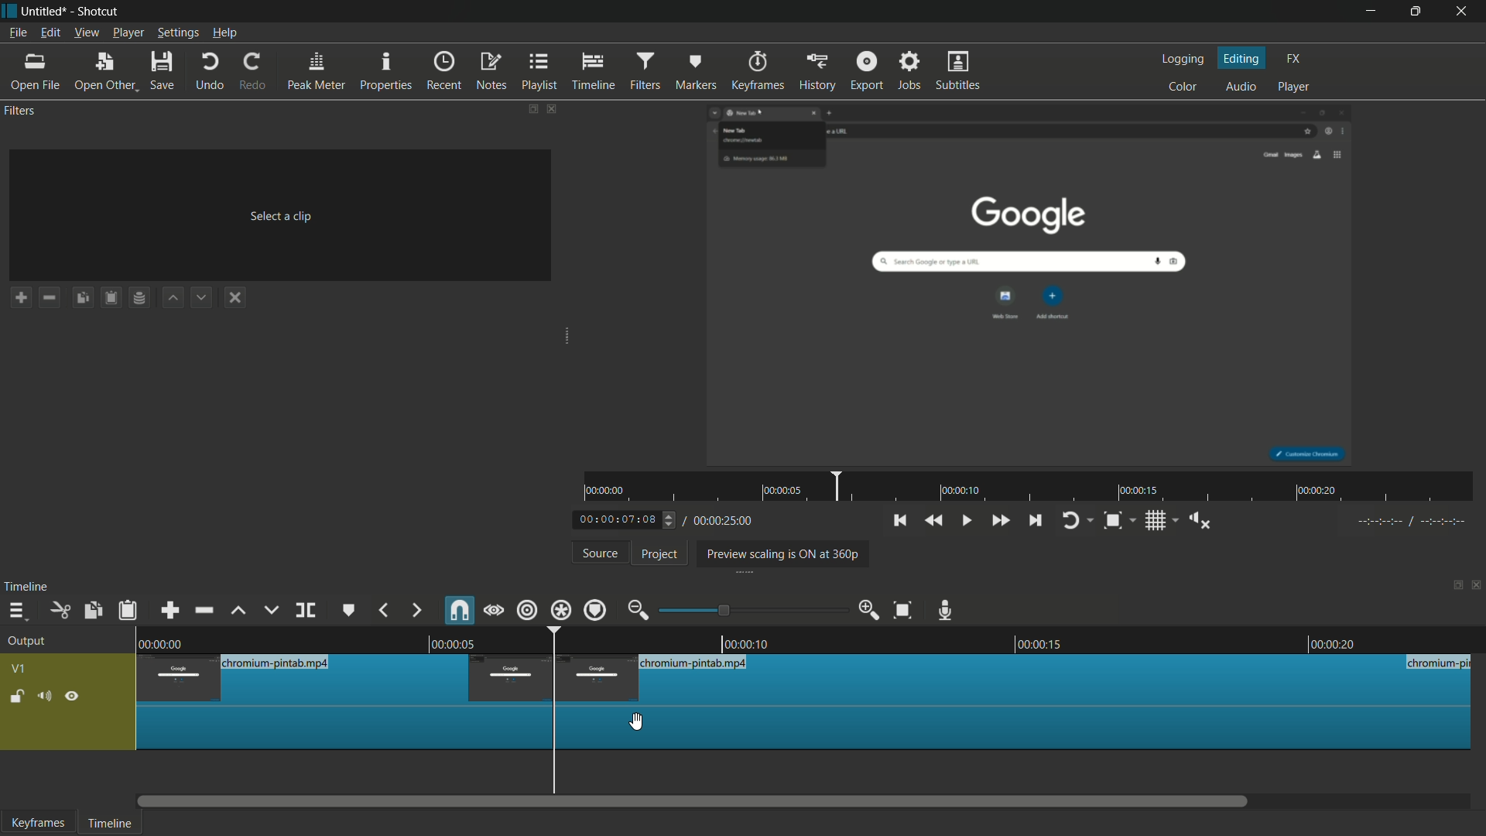 Image resolution: width=1486 pixels, height=836 pixels. I want to click on zoom timeline to fit, so click(906, 609).